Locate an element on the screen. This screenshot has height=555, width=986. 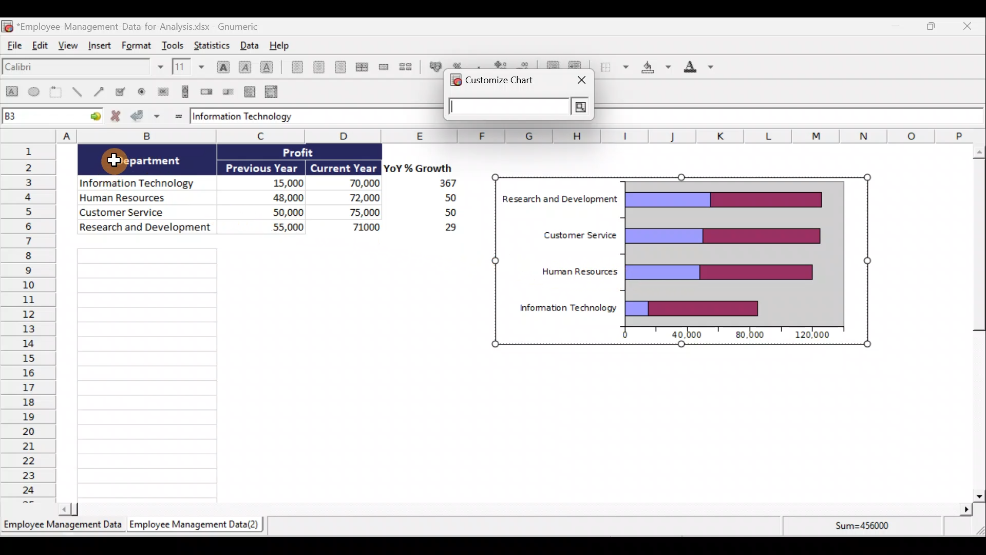
Statistics is located at coordinates (215, 45).